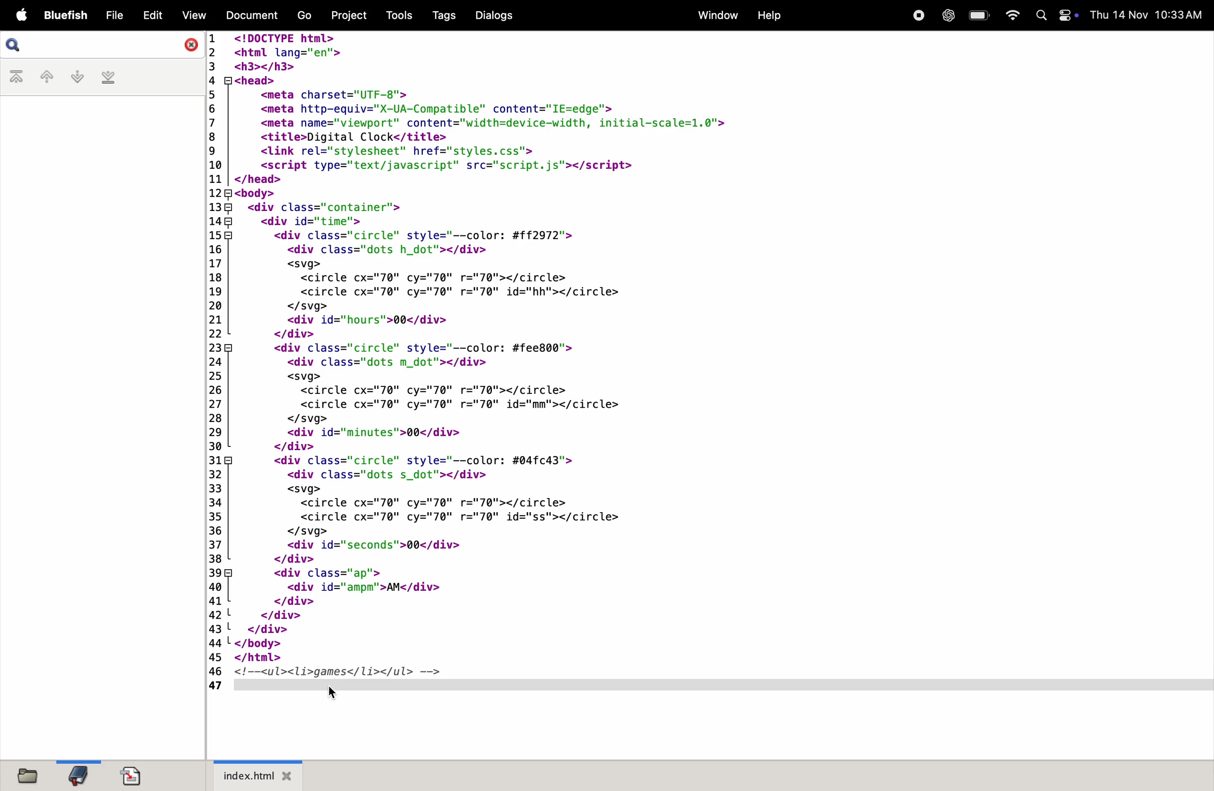 The image size is (1214, 791). I want to click on bookmark, so click(79, 776).